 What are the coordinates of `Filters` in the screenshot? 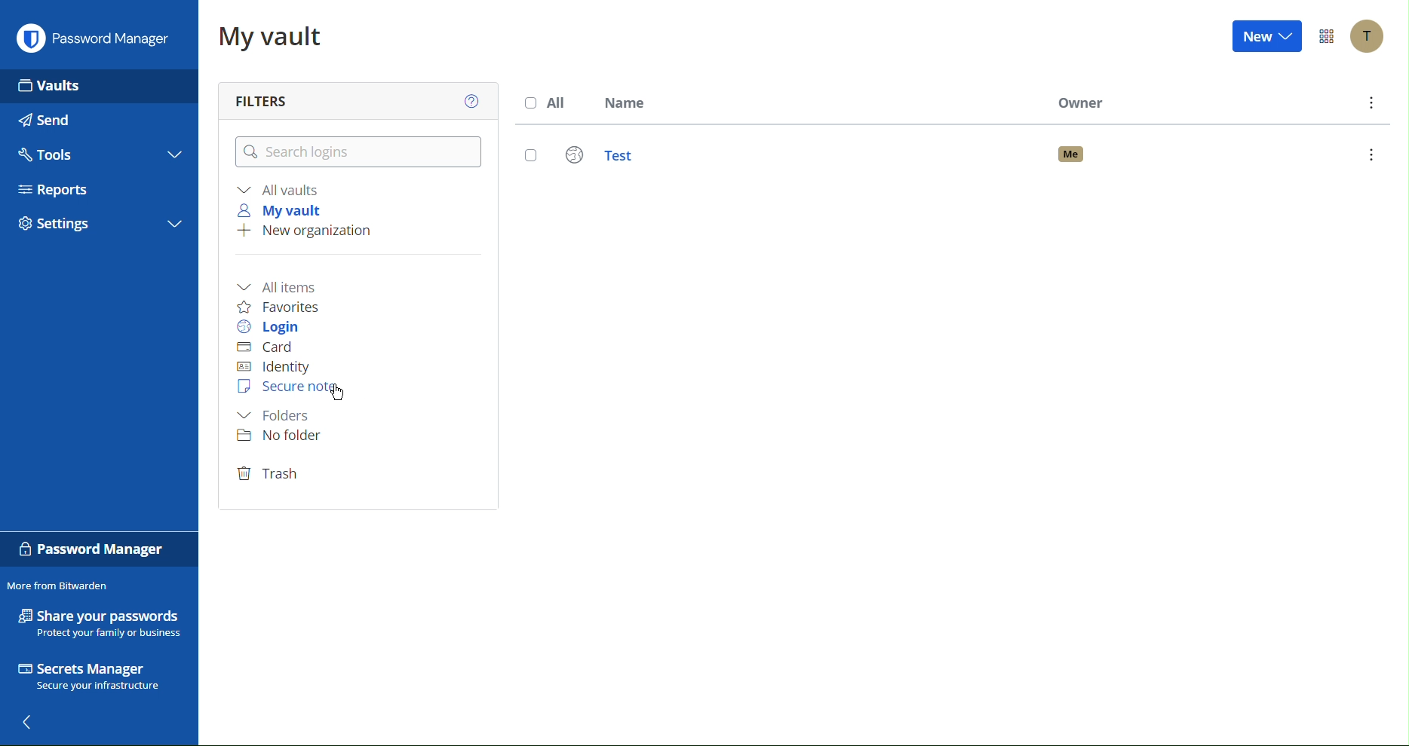 It's located at (271, 97).